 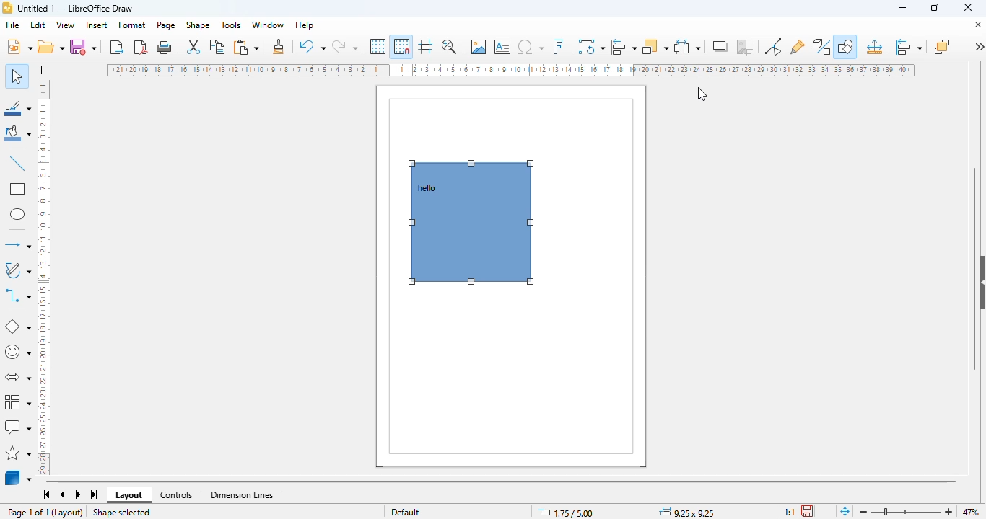 I want to click on line color, so click(x=18, y=107).